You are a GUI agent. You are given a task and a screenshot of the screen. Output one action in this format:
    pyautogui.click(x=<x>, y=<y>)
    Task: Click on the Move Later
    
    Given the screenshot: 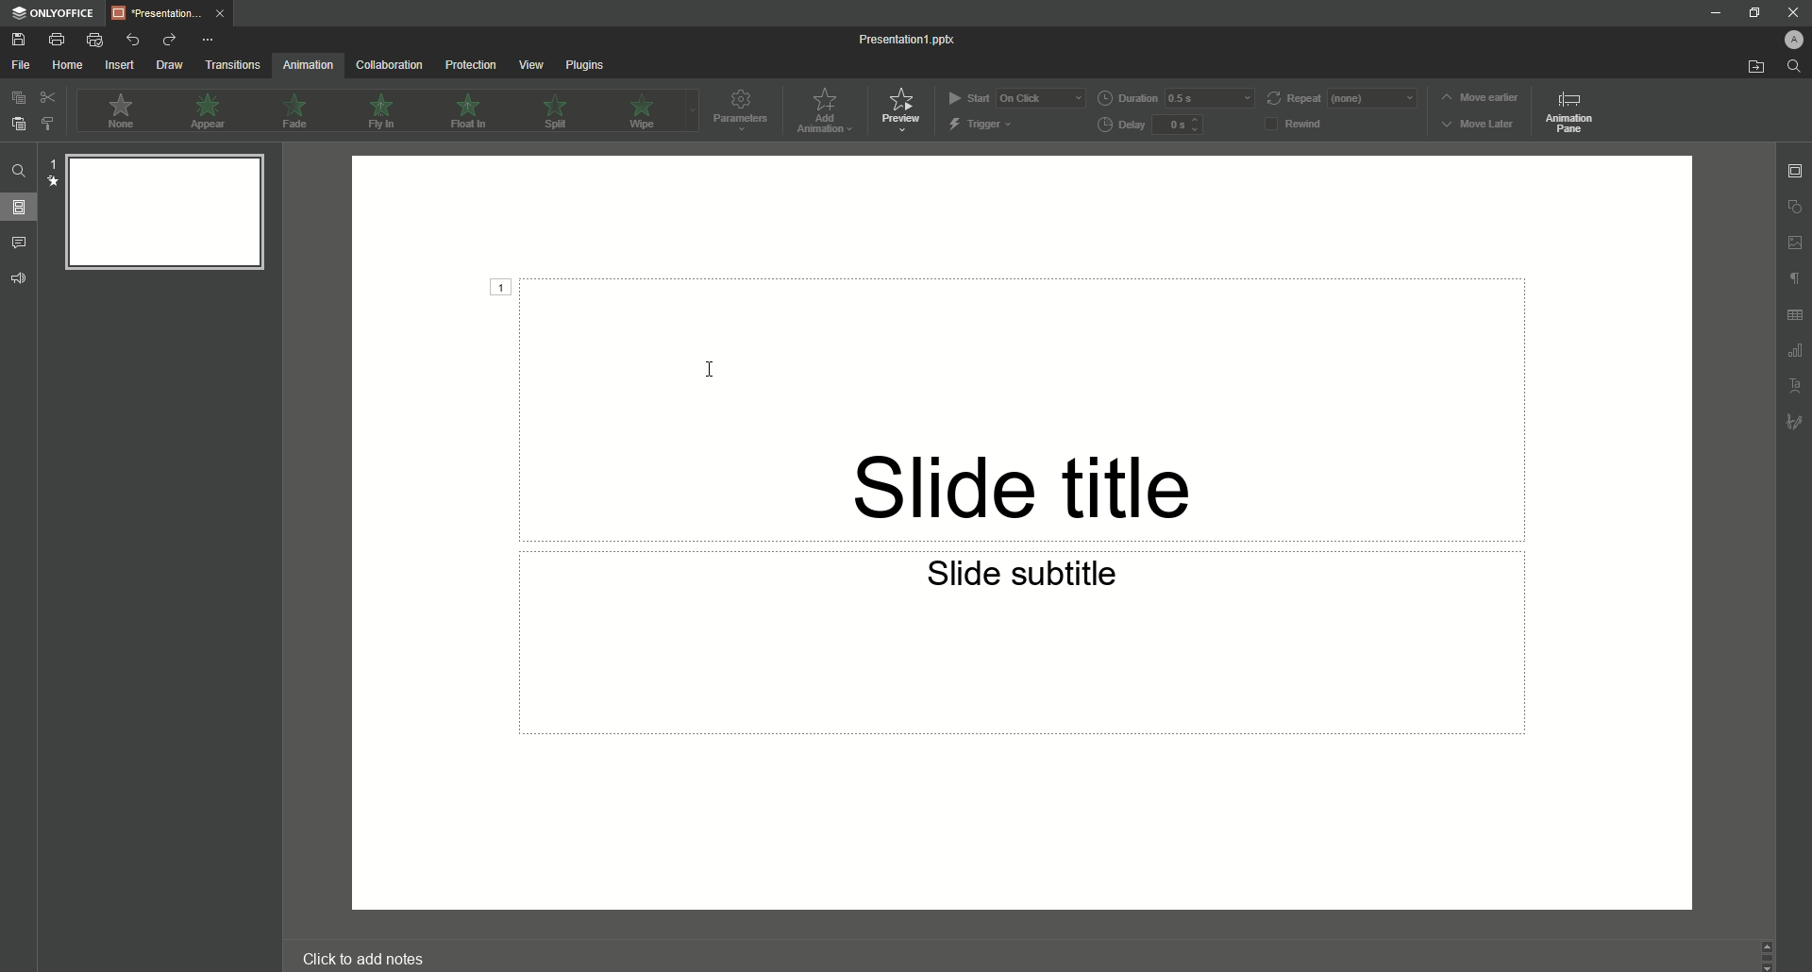 What is the action you would take?
    pyautogui.click(x=1482, y=124)
    